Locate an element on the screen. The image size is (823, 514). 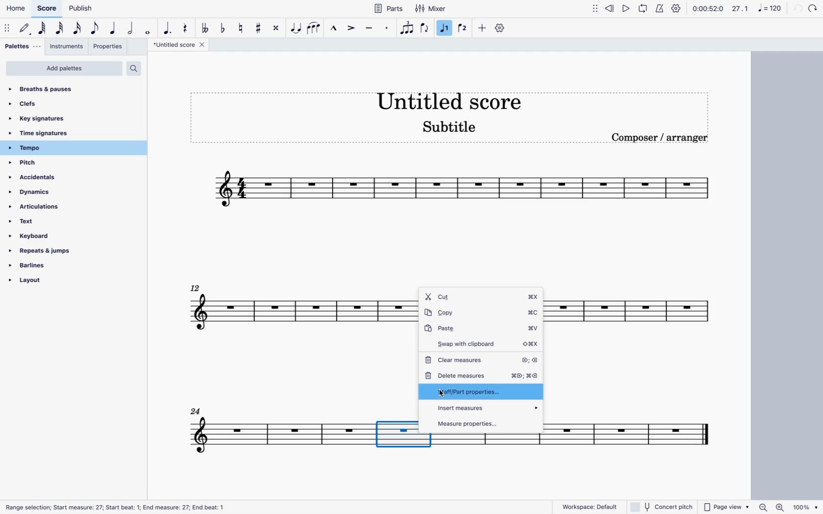
clear measures is located at coordinates (483, 360).